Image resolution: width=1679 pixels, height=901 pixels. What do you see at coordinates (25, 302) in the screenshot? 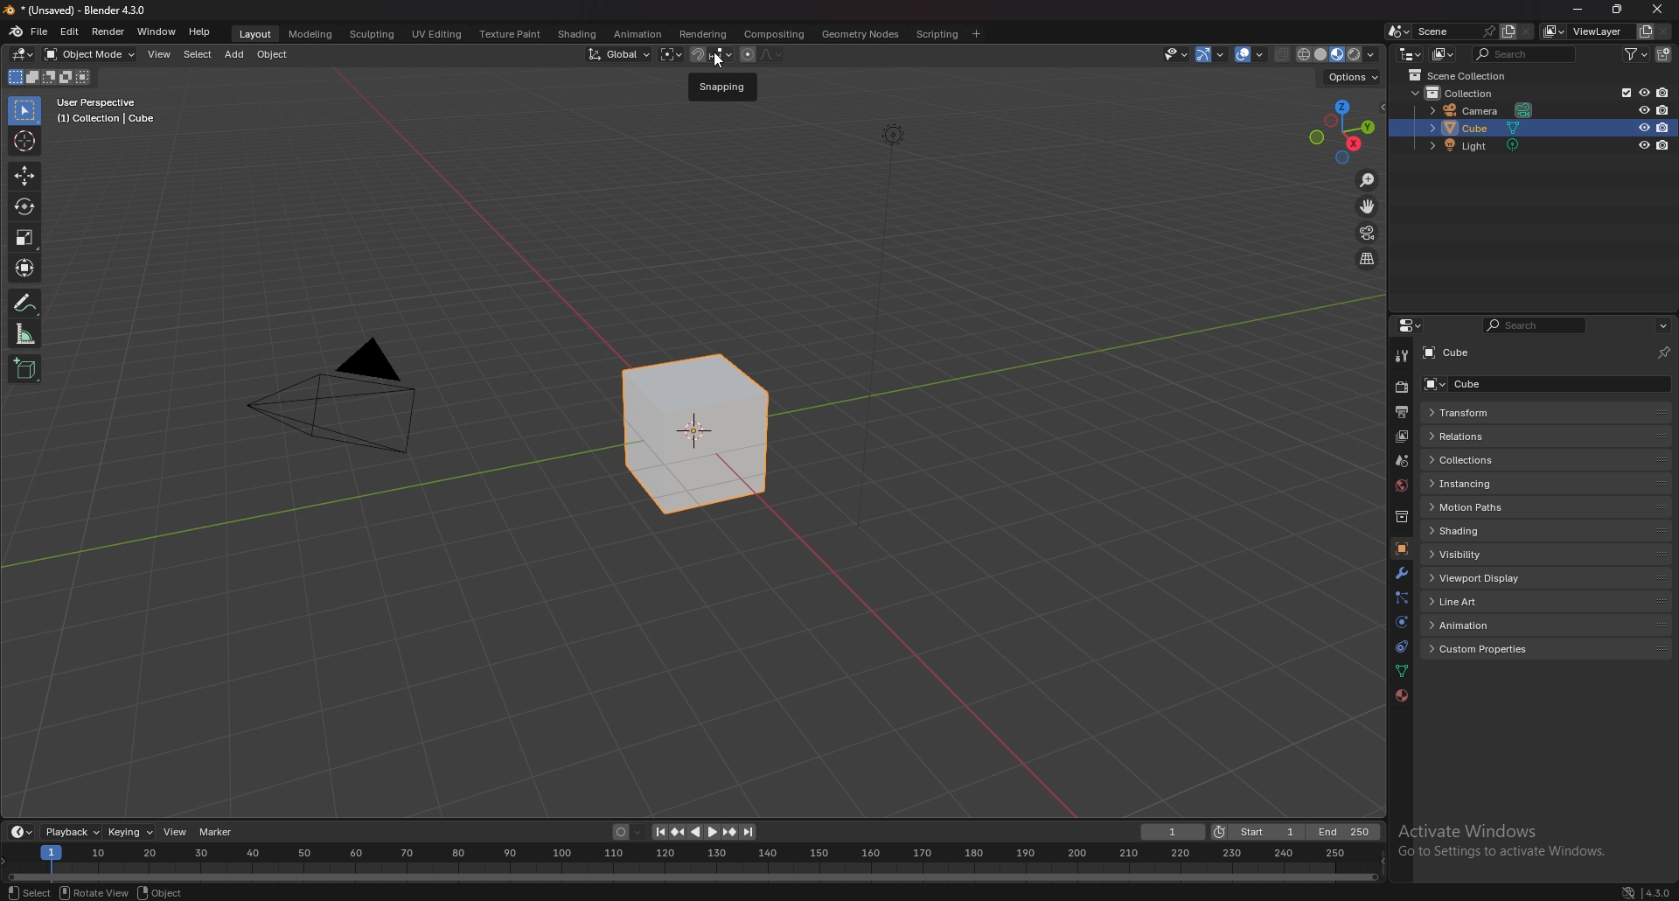
I see `annotate` at bounding box center [25, 302].